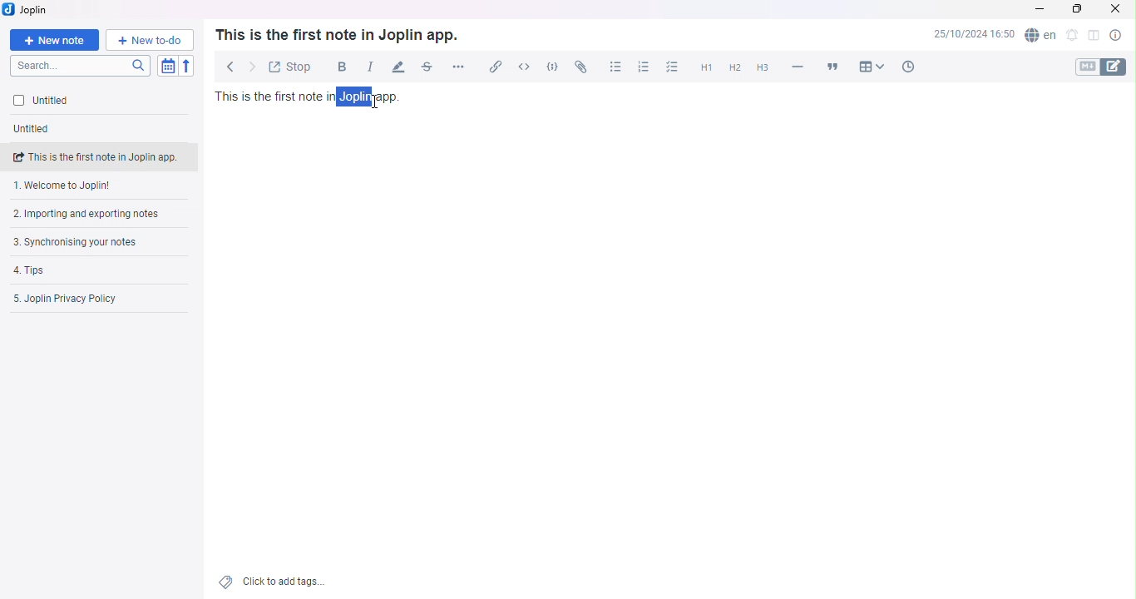 This screenshot has width=1136, height=599. What do you see at coordinates (289, 66) in the screenshot?
I see `Toggle external editing` at bounding box center [289, 66].